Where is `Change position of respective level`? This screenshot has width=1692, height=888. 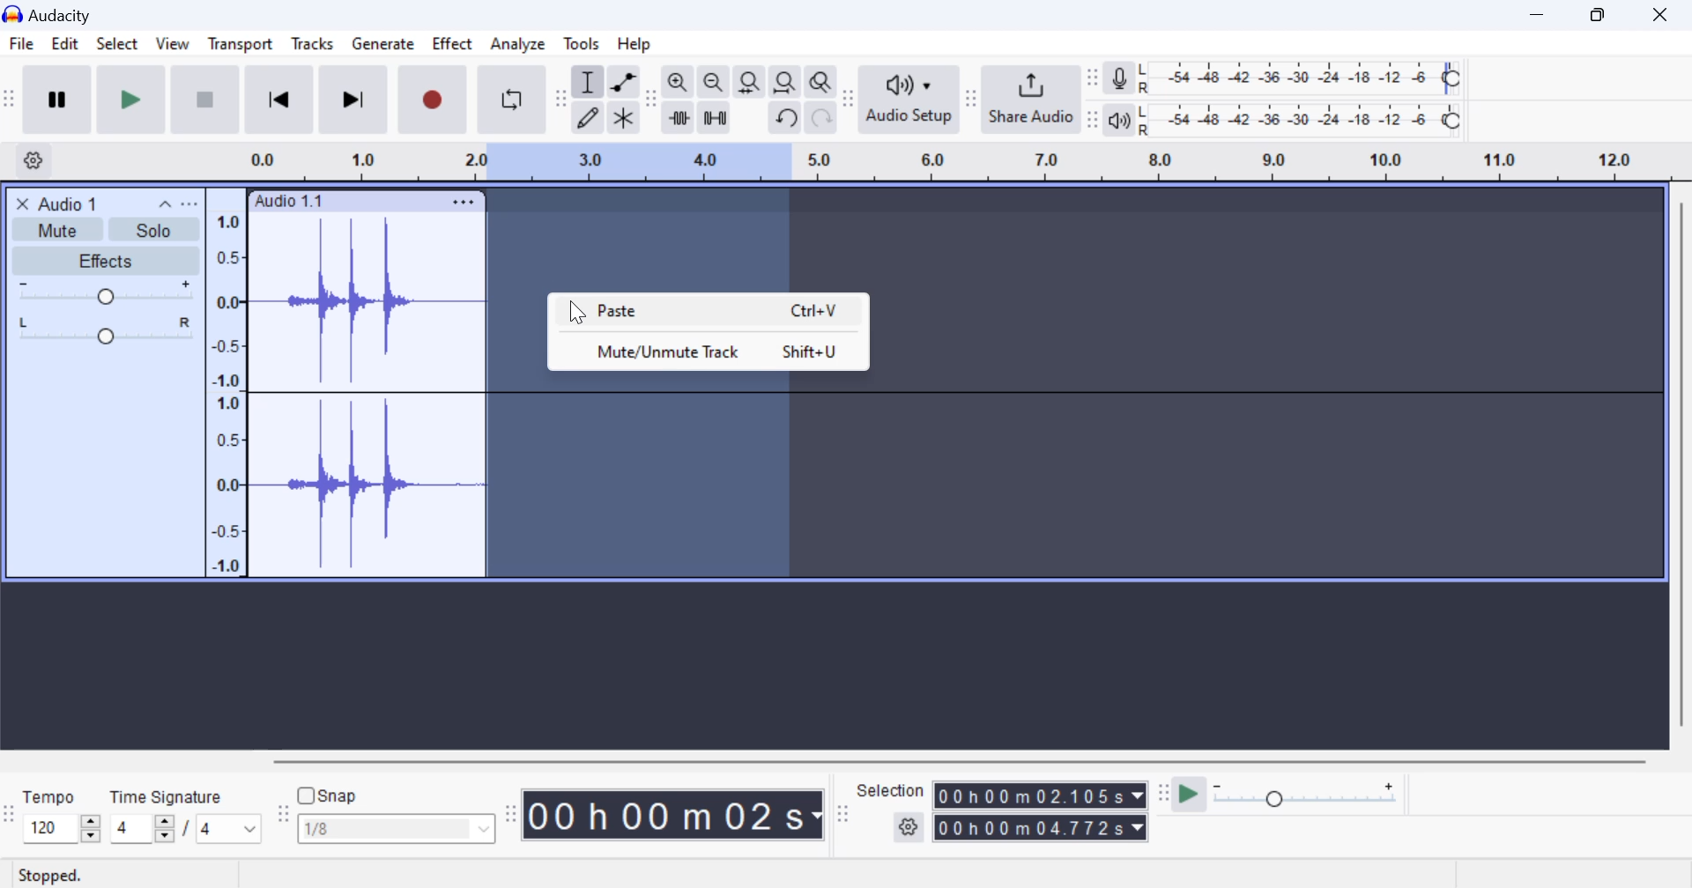
Change position of respective level is located at coordinates (1094, 99).